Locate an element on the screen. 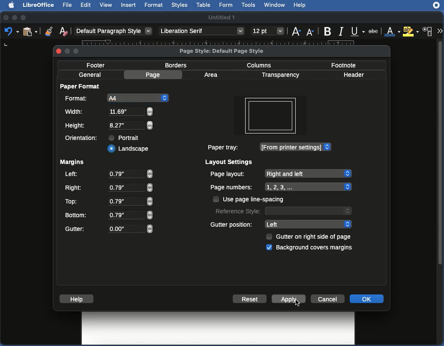 The height and width of the screenshot is (346, 444). Margins is located at coordinates (73, 163).